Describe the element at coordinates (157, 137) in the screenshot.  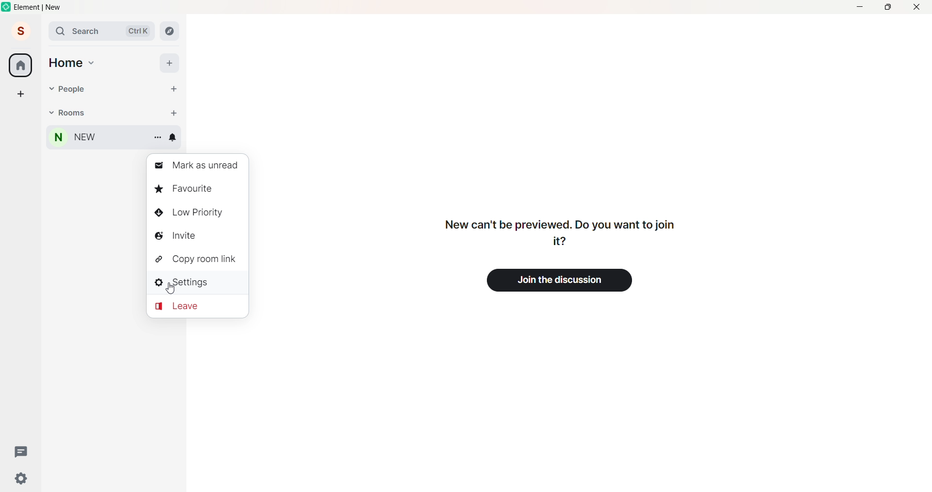
I see `room options` at that location.